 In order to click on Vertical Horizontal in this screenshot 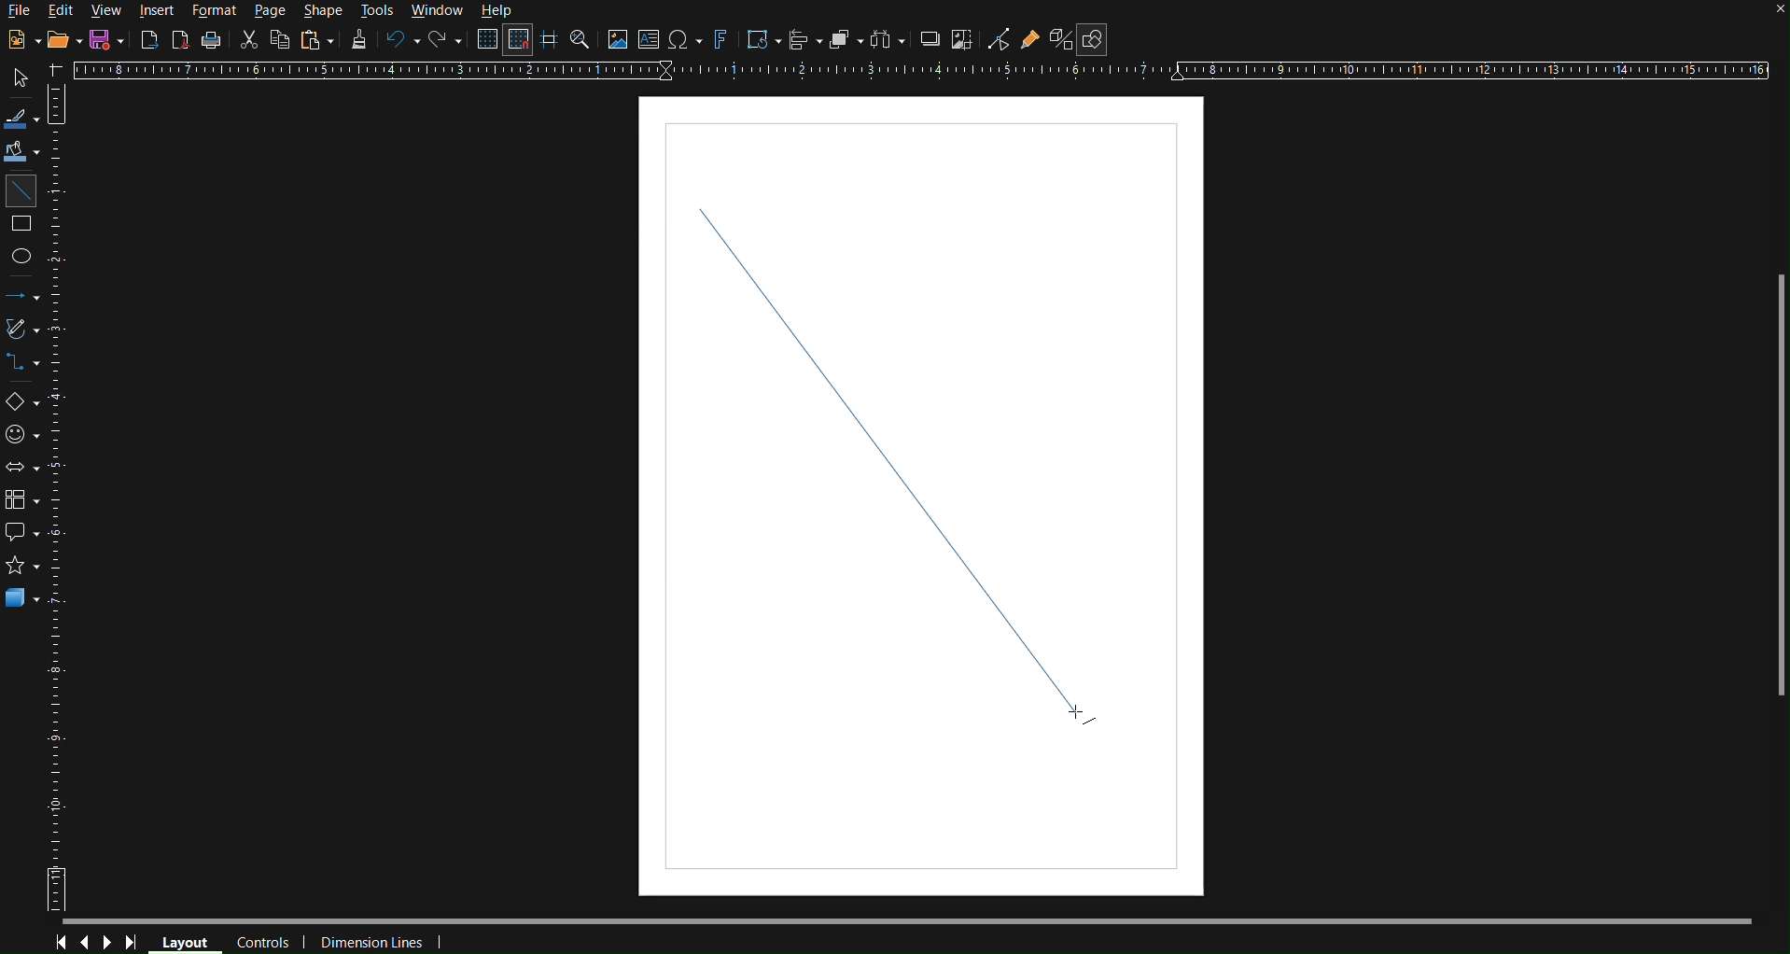, I will do `click(61, 498)`.